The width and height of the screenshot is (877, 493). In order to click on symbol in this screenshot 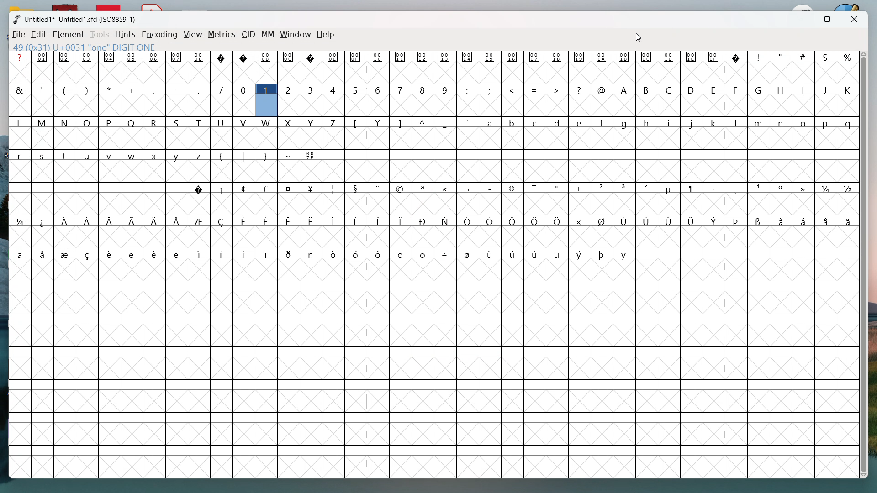, I will do `click(334, 221)`.